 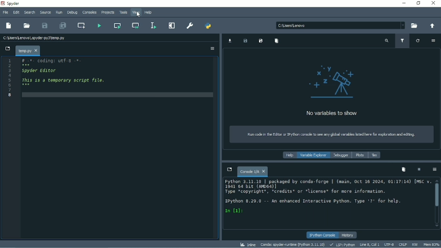 What do you see at coordinates (30, 12) in the screenshot?
I see `Search` at bounding box center [30, 12].